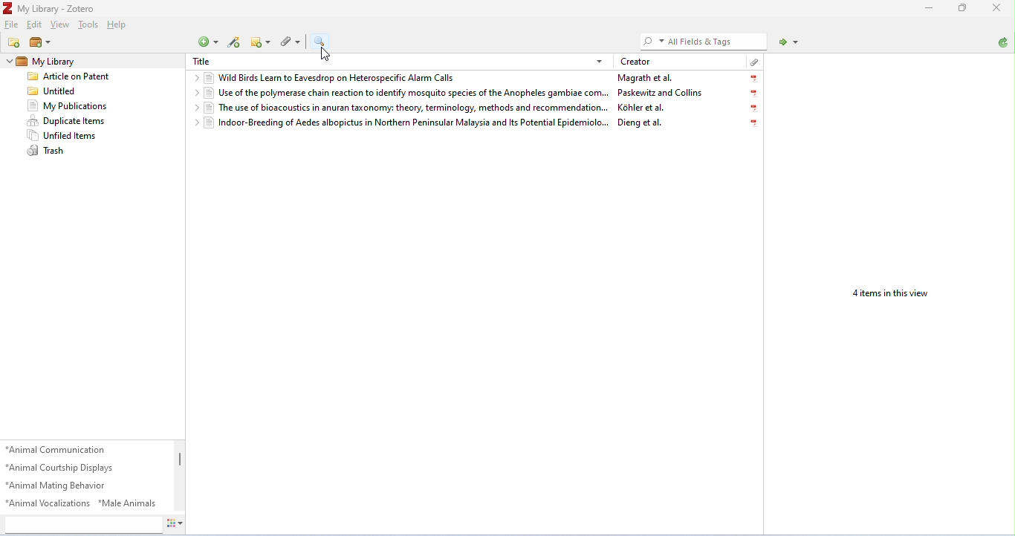  I want to click on drop-down, so click(195, 94).